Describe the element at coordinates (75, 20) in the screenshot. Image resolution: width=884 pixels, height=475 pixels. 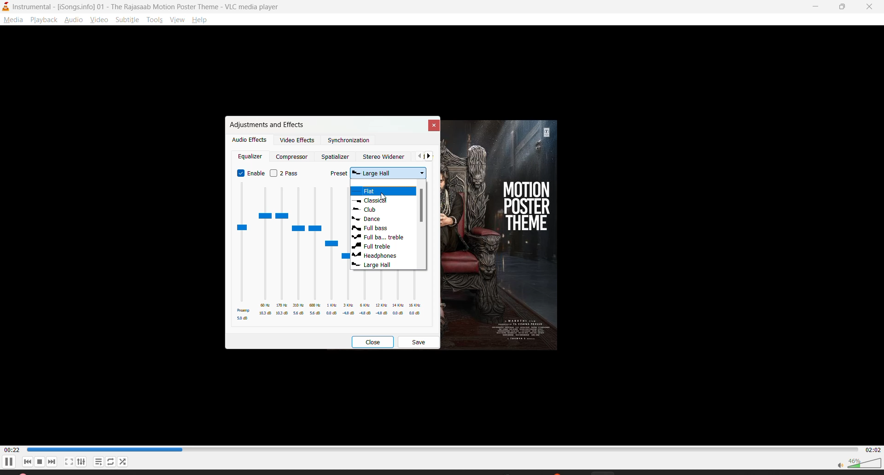
I see `audio` at that location.